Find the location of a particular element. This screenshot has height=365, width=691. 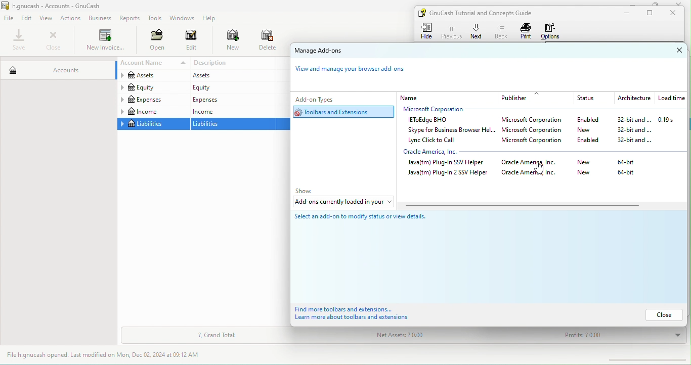

architecture is located at coordinates (633, 99).